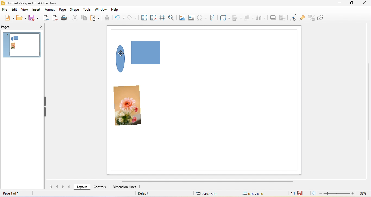 The height and width of the screenshot is (197, 371). Describe the element at coordinates (32, 3) in the screenshot. I see `Untitled 2.odg - LibreOffice Draw` at that location.